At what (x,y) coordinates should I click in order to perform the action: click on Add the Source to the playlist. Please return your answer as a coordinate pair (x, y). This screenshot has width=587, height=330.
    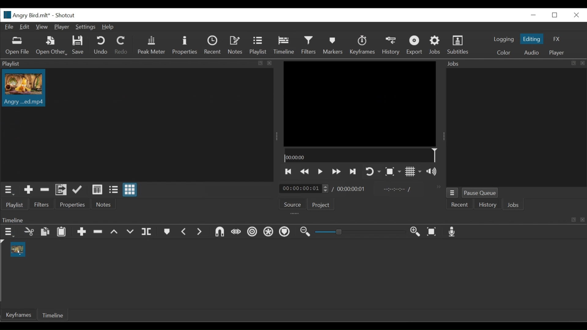
    Looking at the image, I should click on (28, 190).